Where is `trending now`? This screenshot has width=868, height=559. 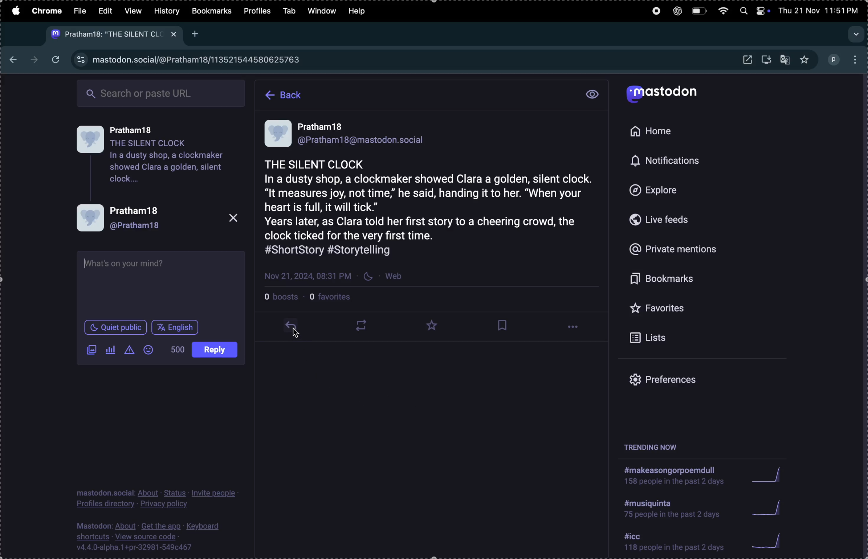 trending now is located at coordinates (655, 447).